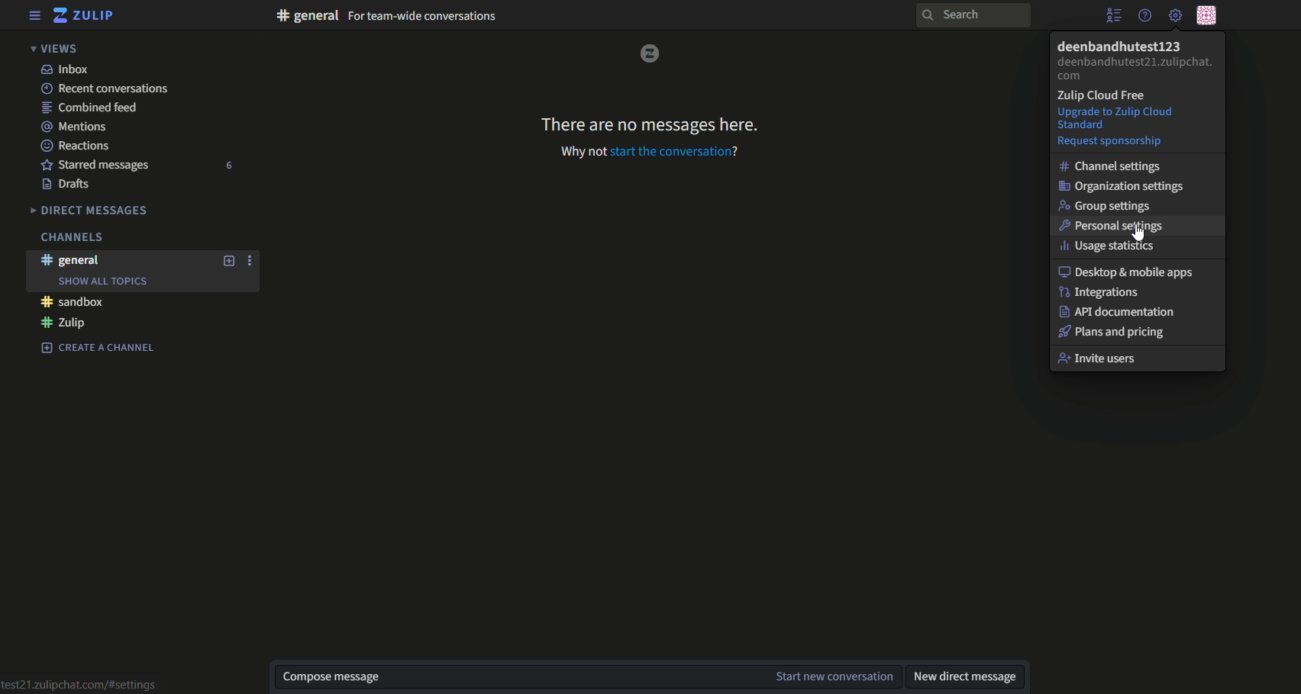  Describe the element at coordinates (676, 152) in the screenshot. I see `start the conversation?` at that location.